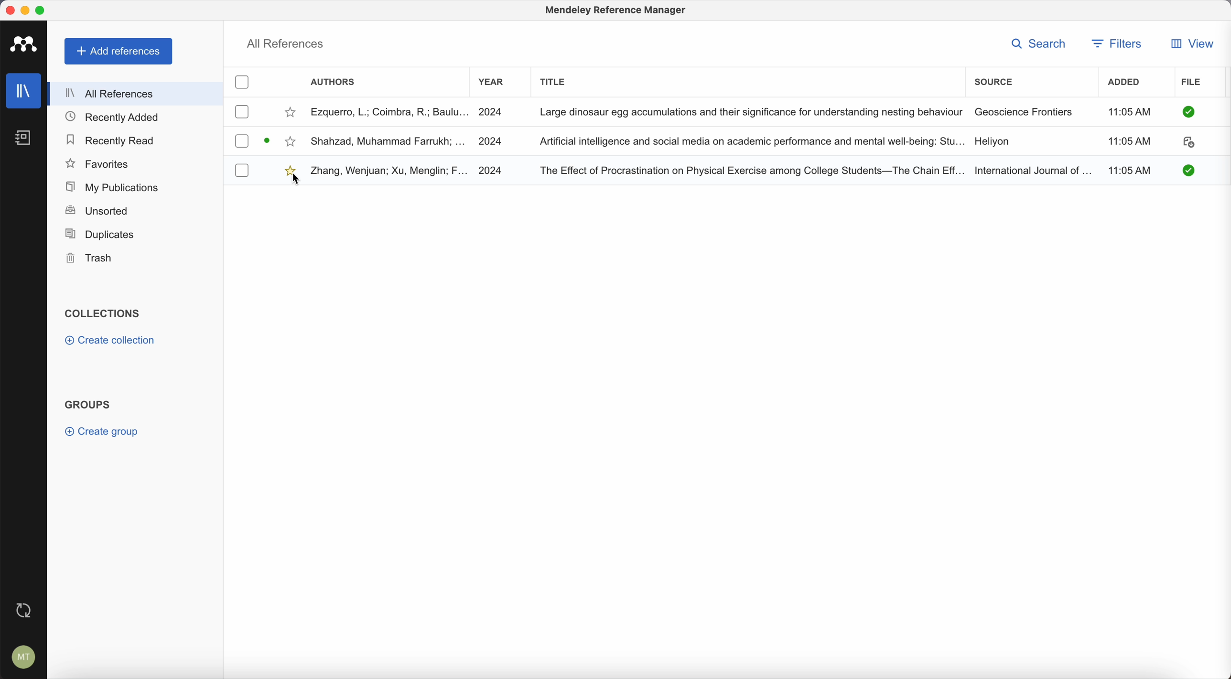 Image resolution: width=1231 pixels, height=679 pixels. What do you see at coordinates (388, 140) in the screenshot?
I see `Shahzad, Muhammad Farrukh;...` at bounding box center [388, 140].